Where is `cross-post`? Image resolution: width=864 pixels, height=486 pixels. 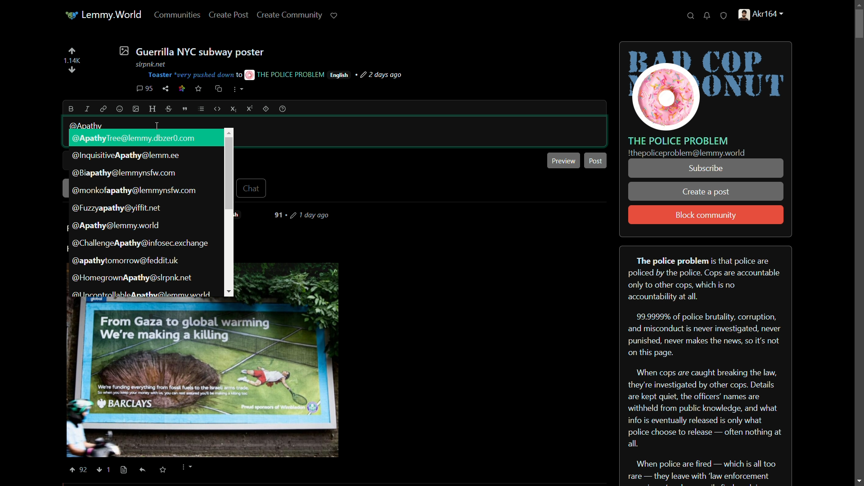
cross-post is located at coordinates (218, 89).